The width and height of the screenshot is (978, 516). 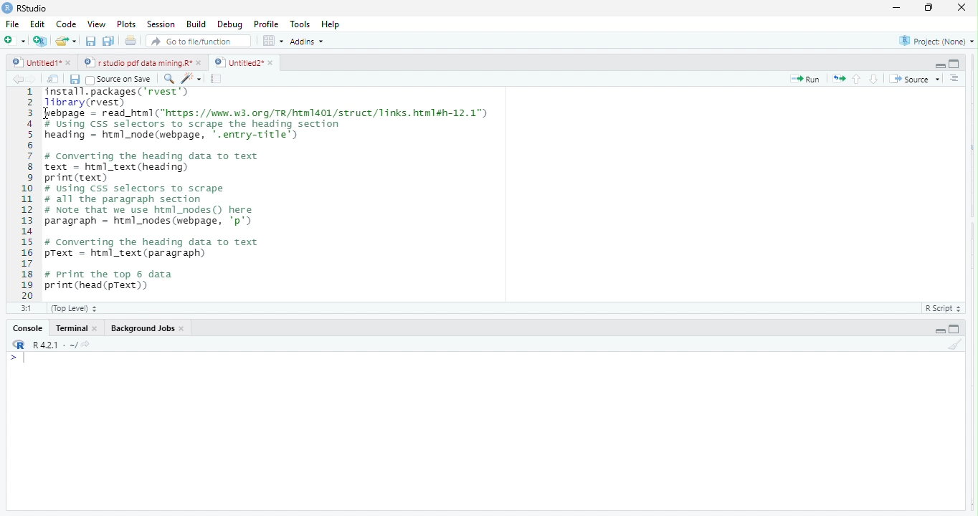 I want to click on Debug, so click(x=230, y=25).